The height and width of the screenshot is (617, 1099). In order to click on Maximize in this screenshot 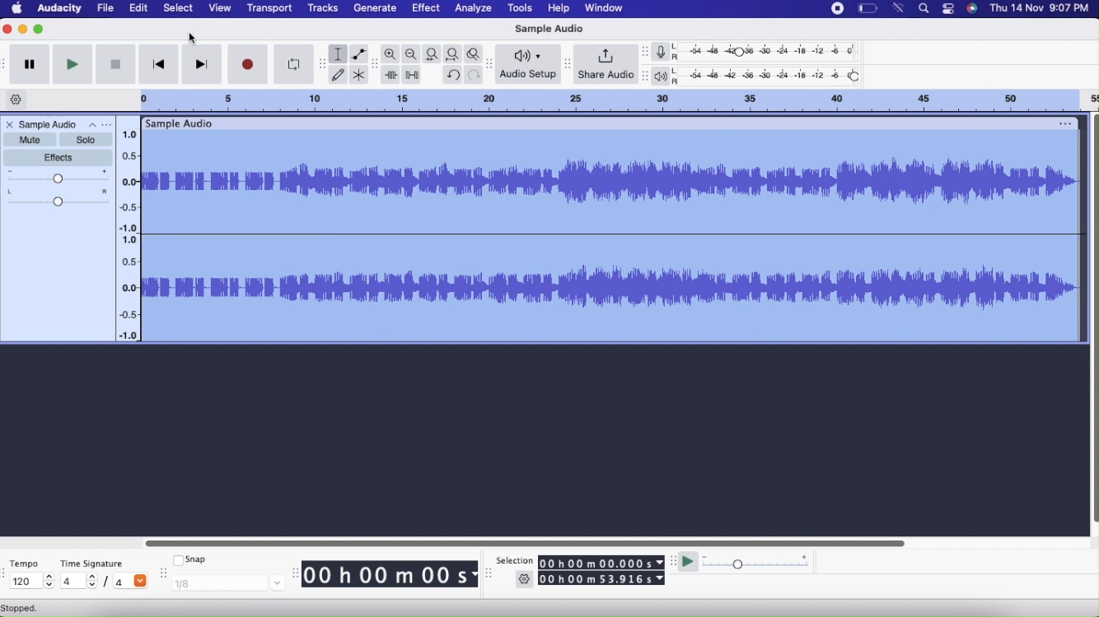, I will do `click(40, 27)`.